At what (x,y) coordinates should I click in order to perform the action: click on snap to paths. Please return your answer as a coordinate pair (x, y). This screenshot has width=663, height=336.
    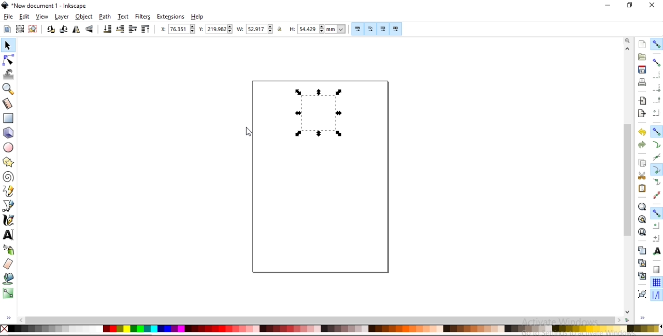
    Looking at the image, I should click on (657, 144).